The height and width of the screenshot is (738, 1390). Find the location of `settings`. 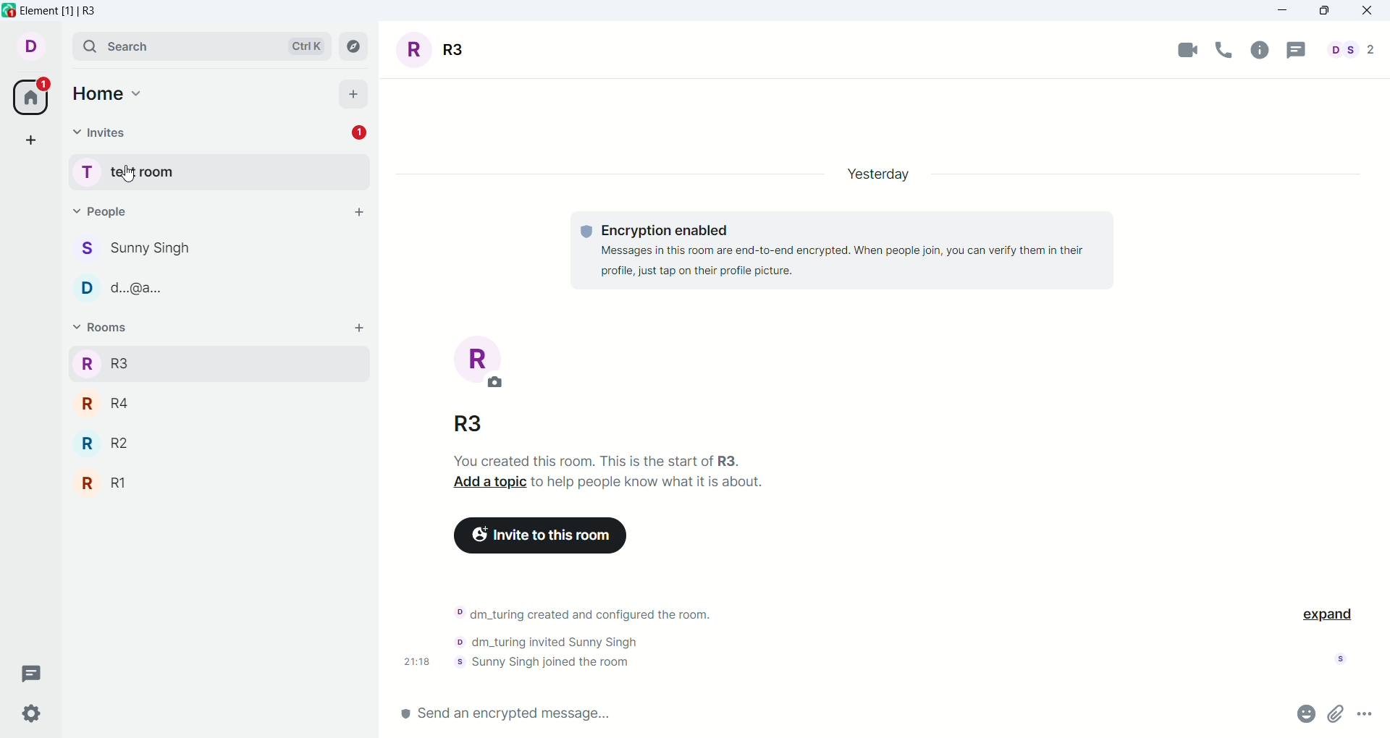

settings is located at coordinates (33, 716).